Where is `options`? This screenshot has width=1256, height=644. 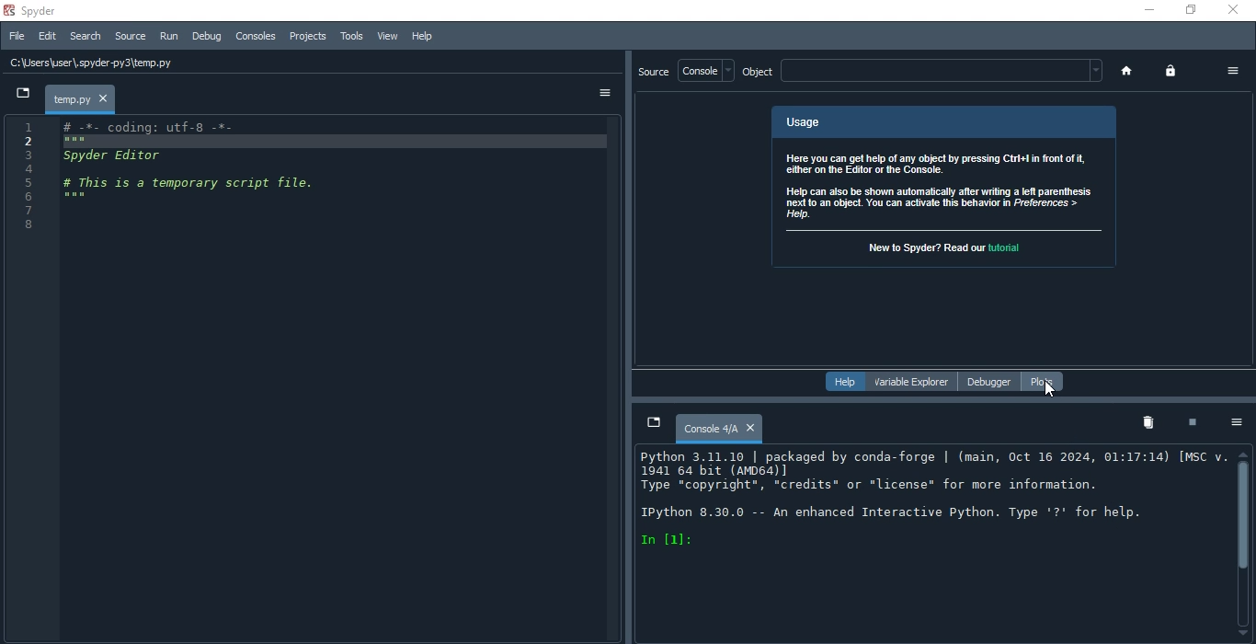
options is located at coordinates (1238, 424).